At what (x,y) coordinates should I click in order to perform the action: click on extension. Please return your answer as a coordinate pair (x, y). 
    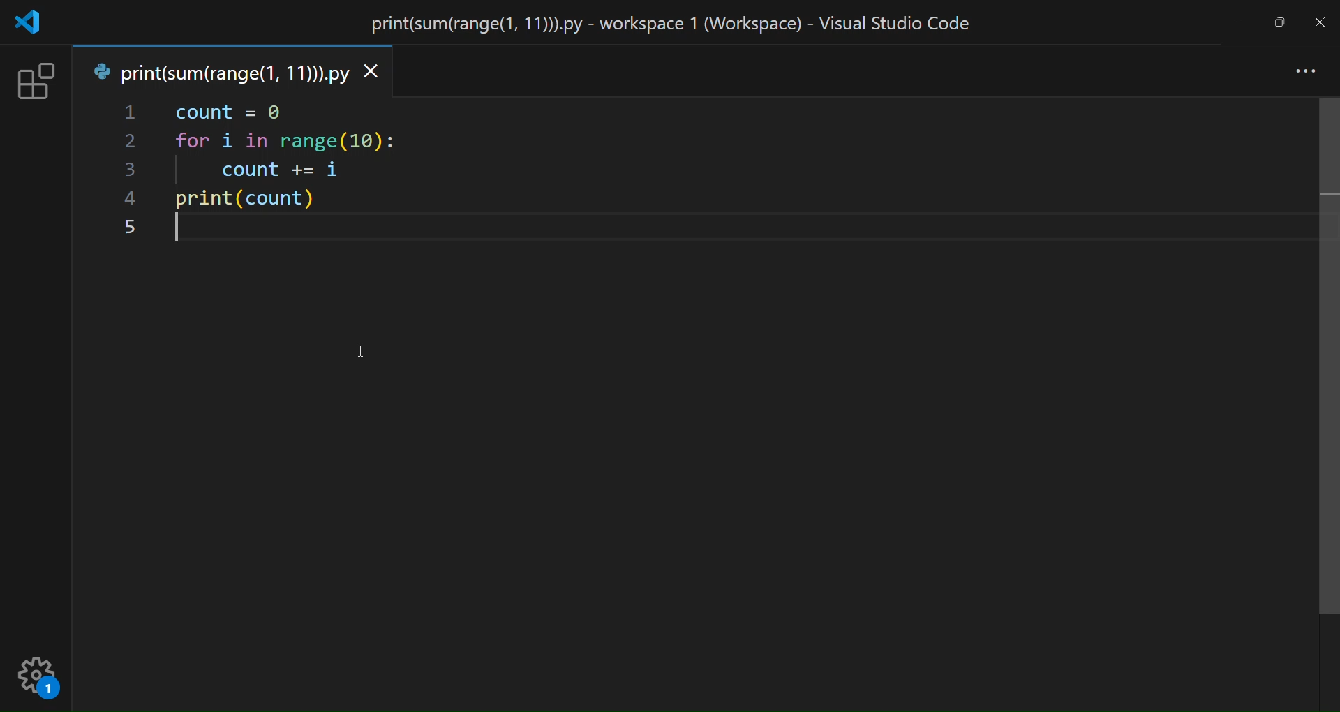
    Looking at the image, I should click on (36, 82).